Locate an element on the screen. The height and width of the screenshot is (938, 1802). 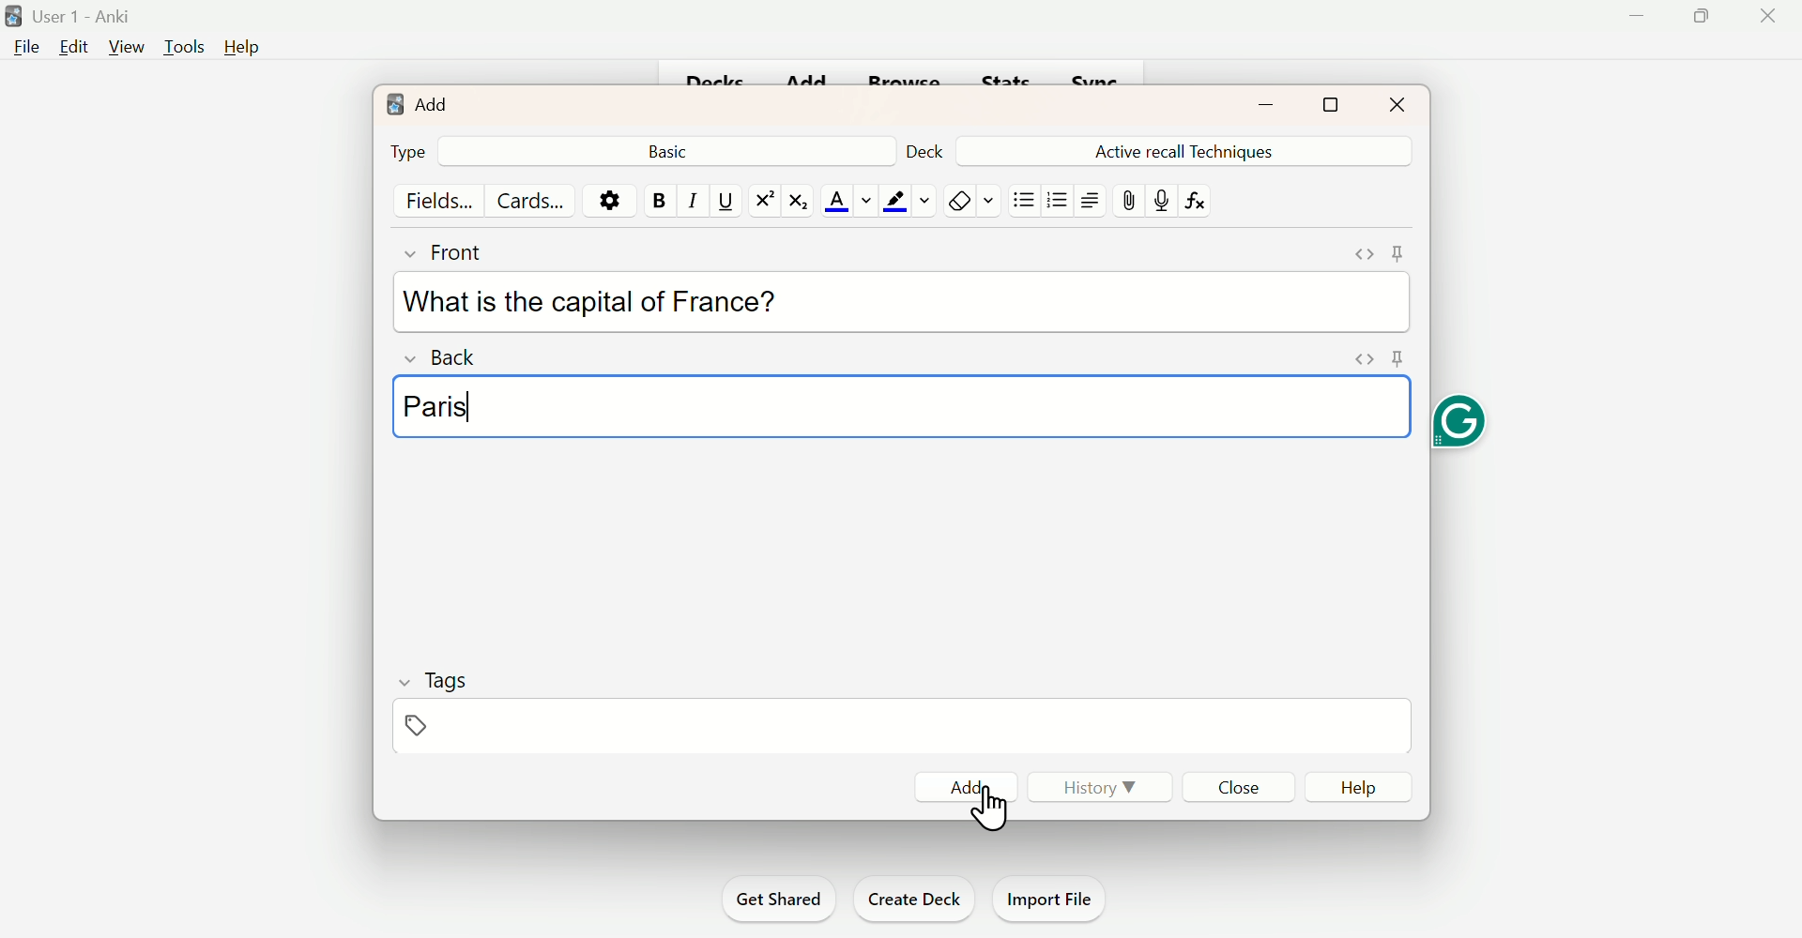
logo is located at coordinates (388, 100).